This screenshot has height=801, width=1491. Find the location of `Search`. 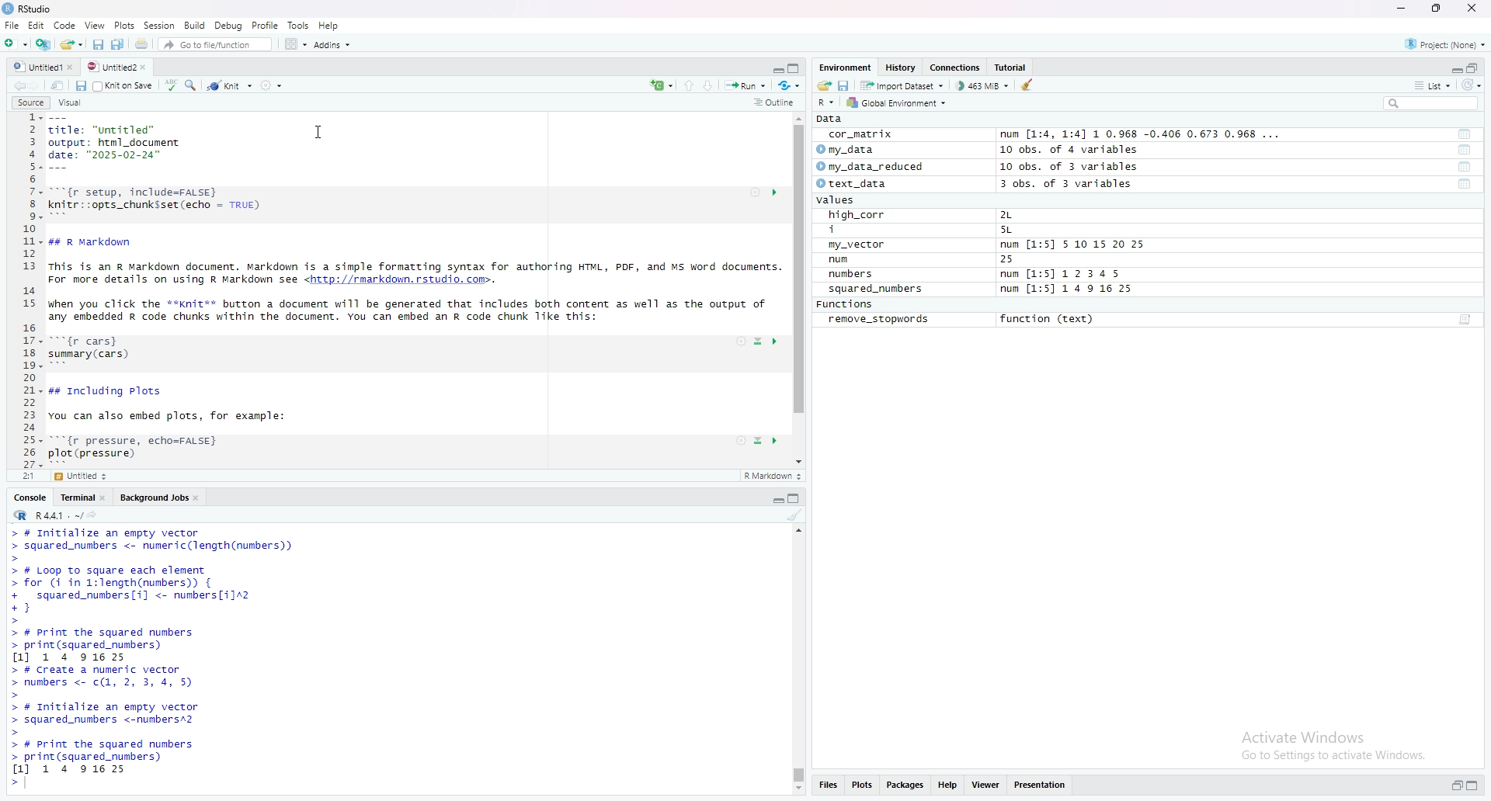

Search is located at coordinates (194, 84).